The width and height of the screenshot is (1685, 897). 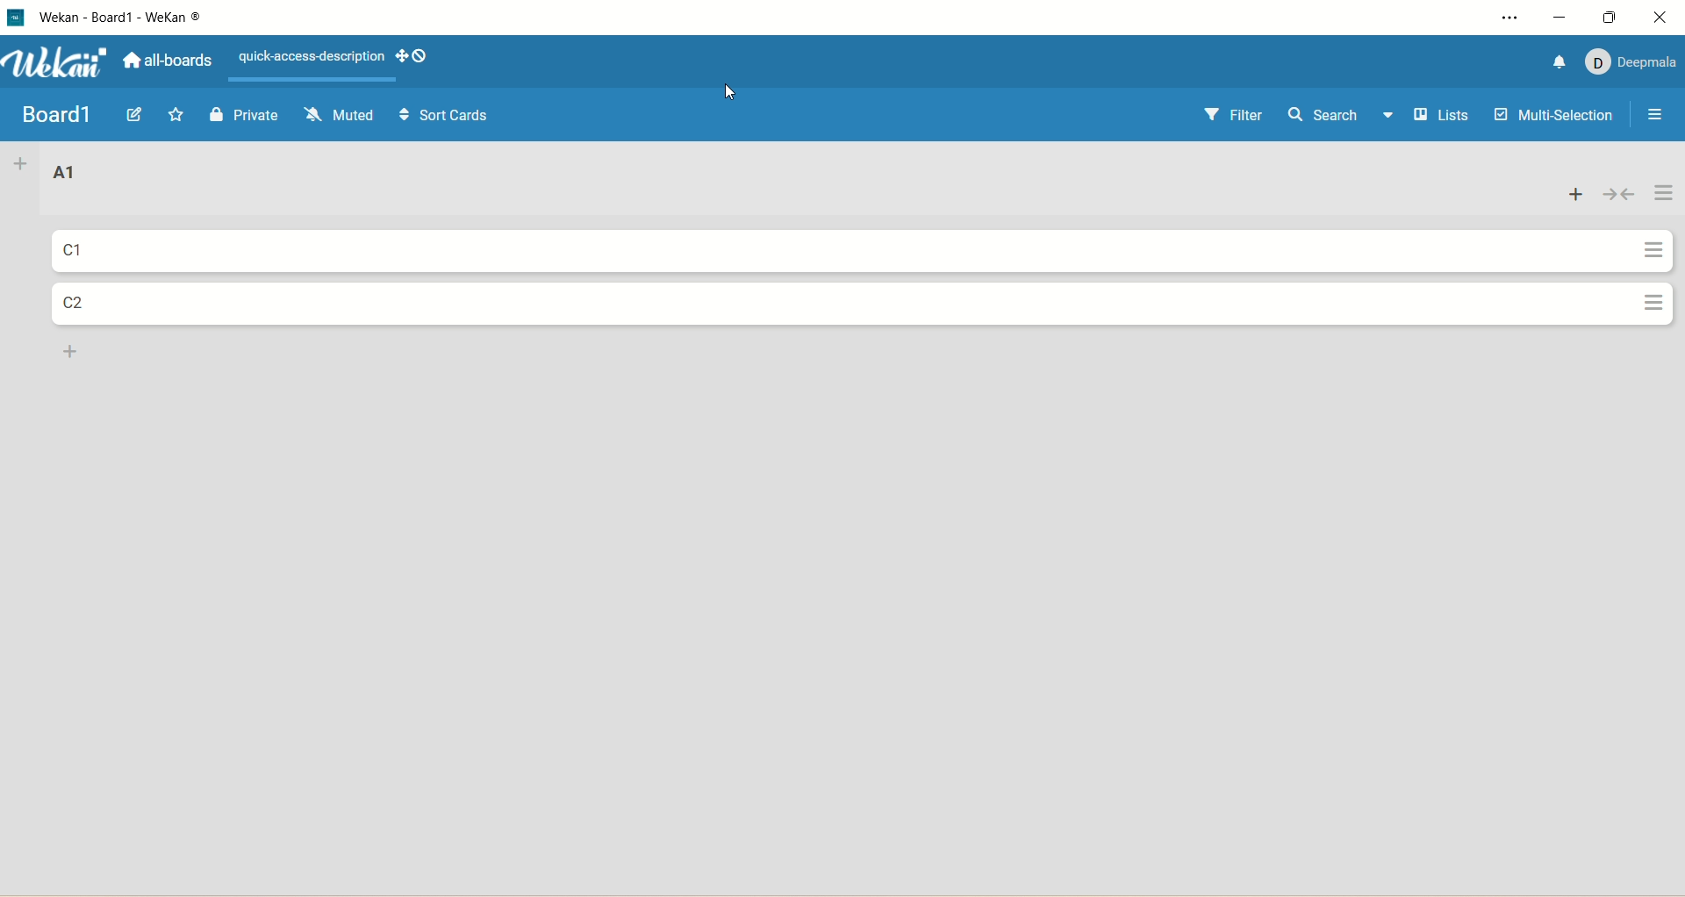 What do you see at coordinates (1440, 116) in the screenshot?
I see `lists` at bounding box center [1440, 116].